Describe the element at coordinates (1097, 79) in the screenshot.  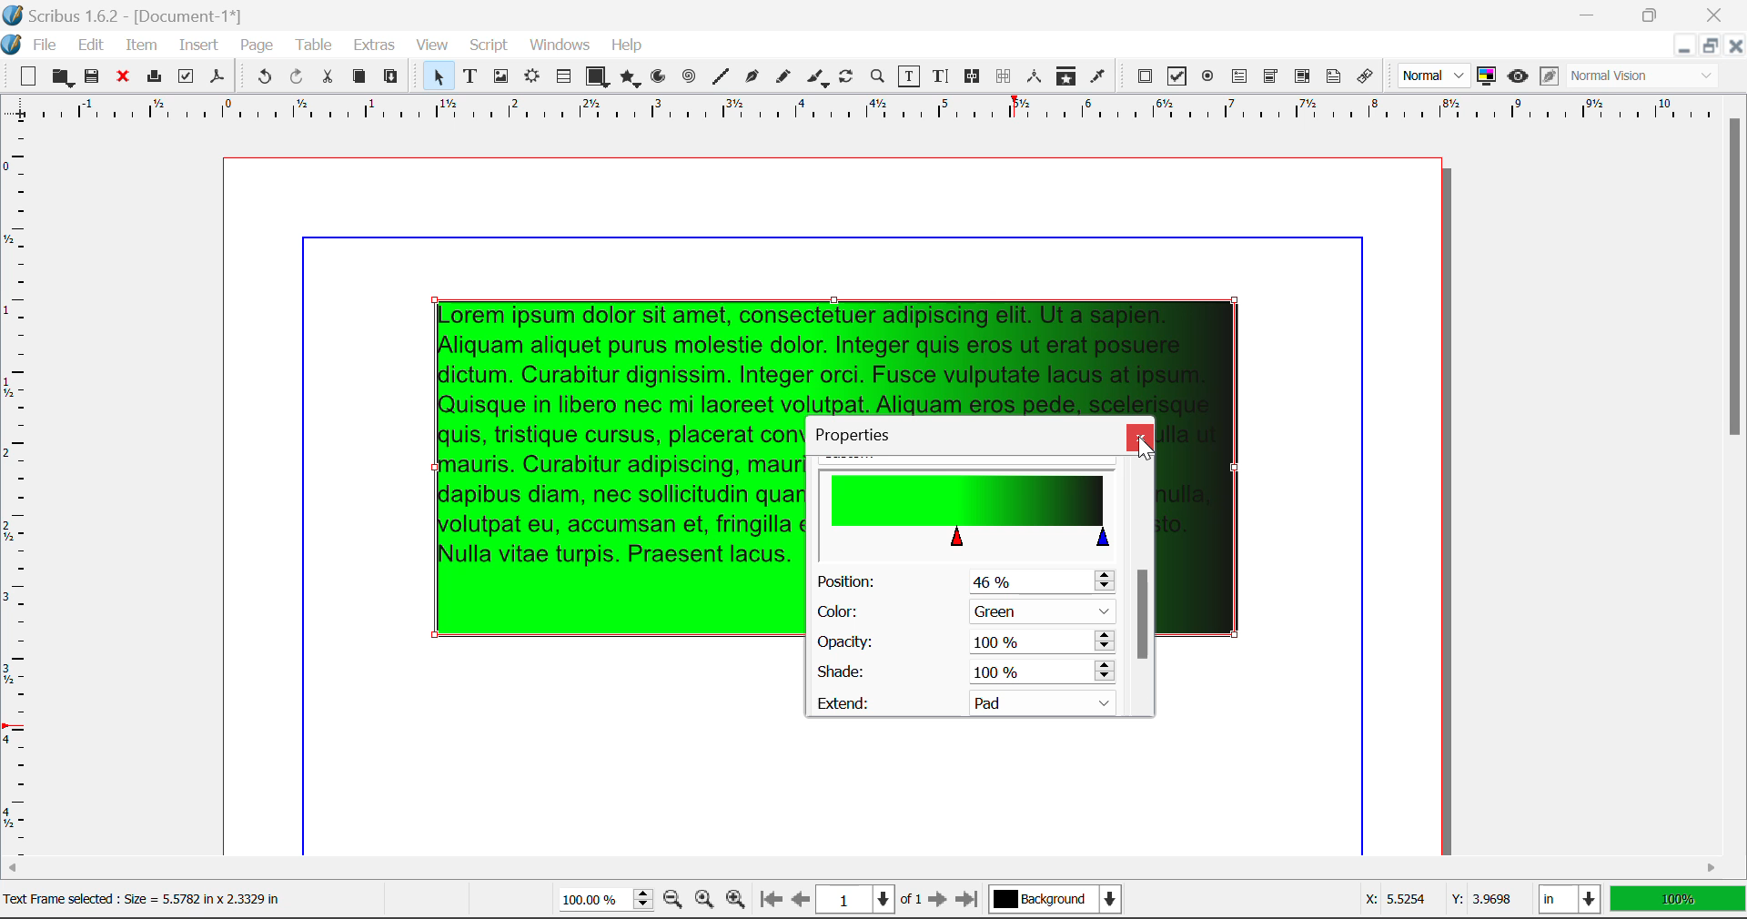
I see `Eyedropper` at that location.